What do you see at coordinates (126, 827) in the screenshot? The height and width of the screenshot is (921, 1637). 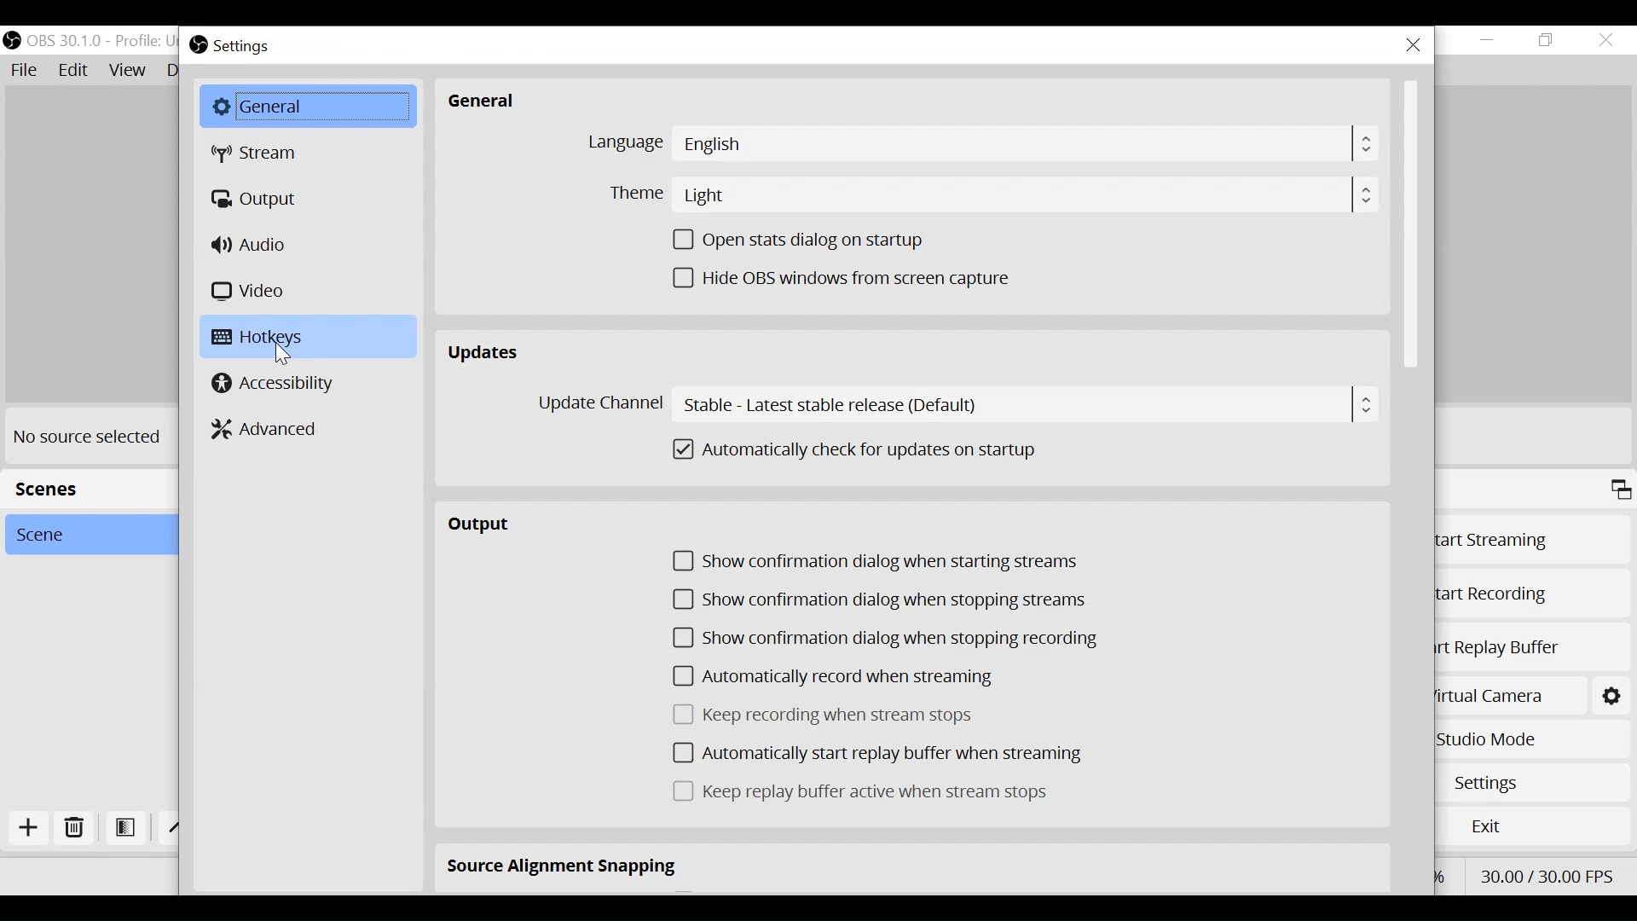 I see `Open Filter Scene` at bounding box center [126, 827].